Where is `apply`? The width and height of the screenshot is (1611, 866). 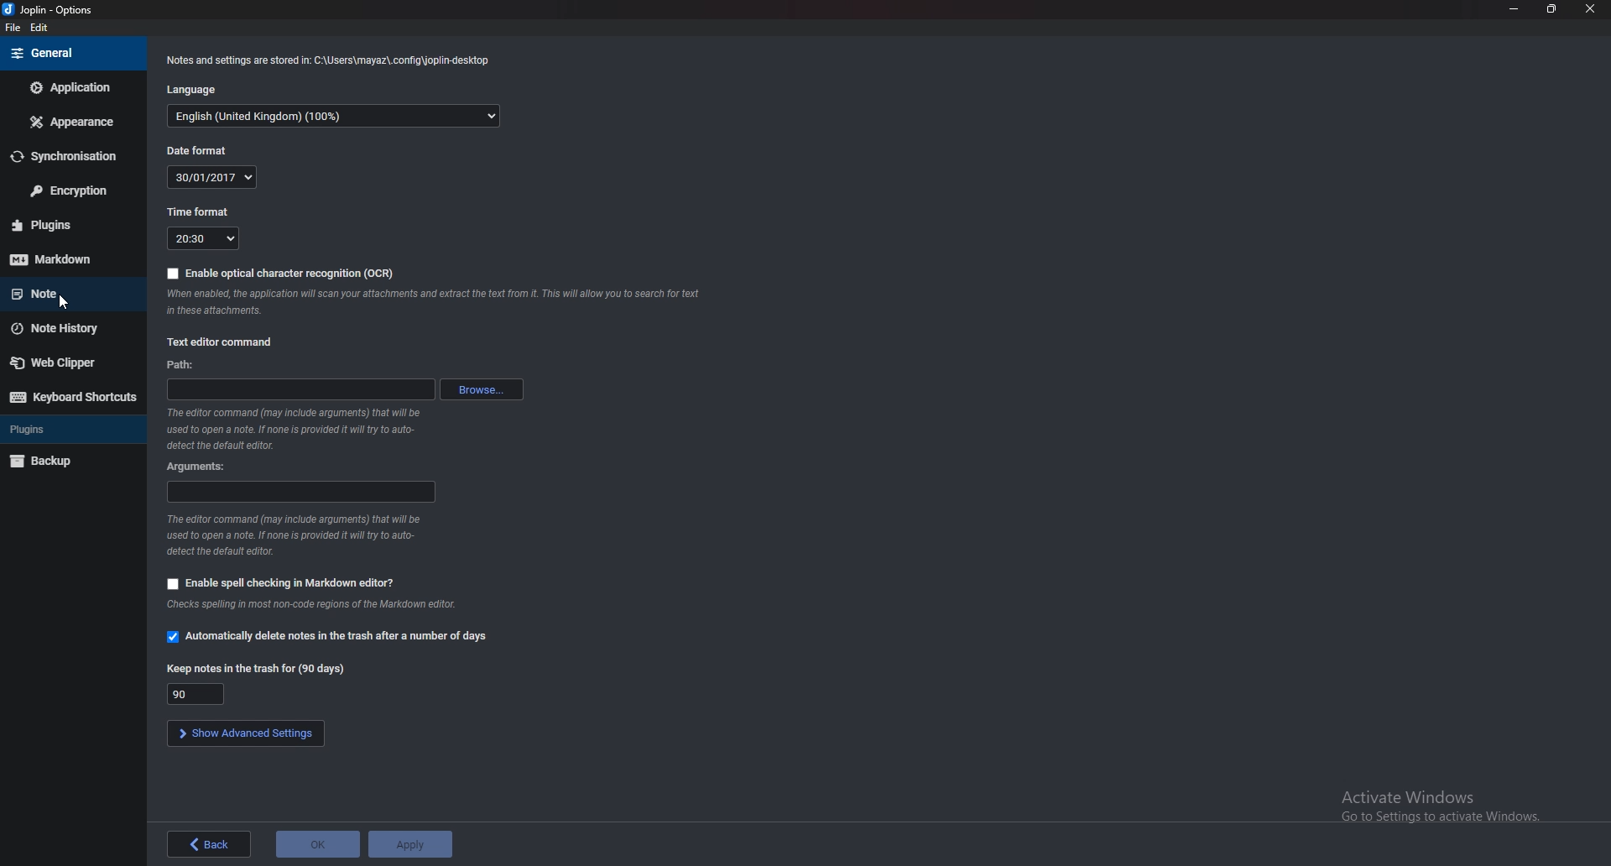 apply is located at coordinates (414, 844).